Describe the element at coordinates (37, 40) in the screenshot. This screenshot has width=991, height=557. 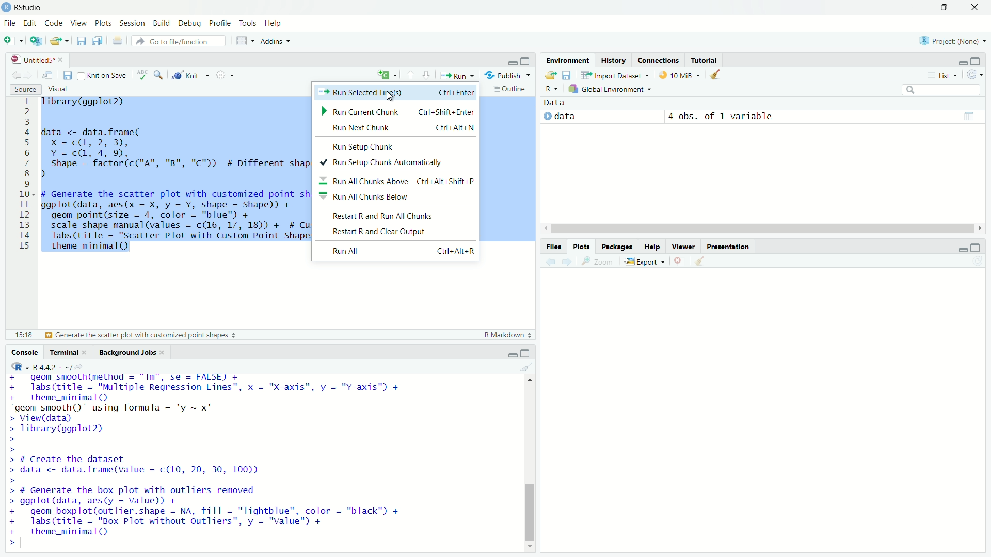
I see `Create a project` at that location.